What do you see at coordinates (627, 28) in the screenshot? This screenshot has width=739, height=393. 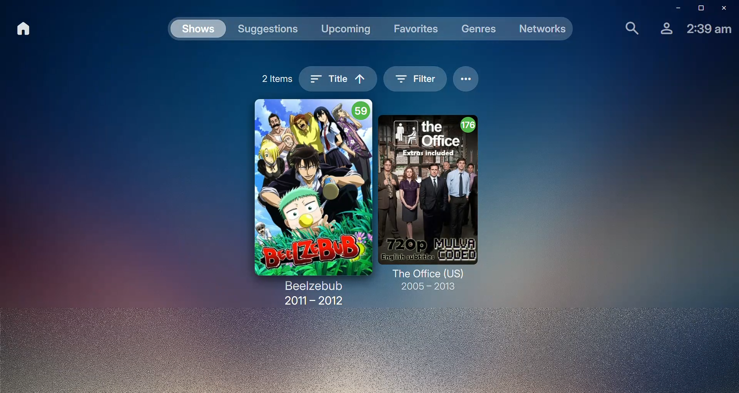 I see `Find` at bounding box center [627, 28].